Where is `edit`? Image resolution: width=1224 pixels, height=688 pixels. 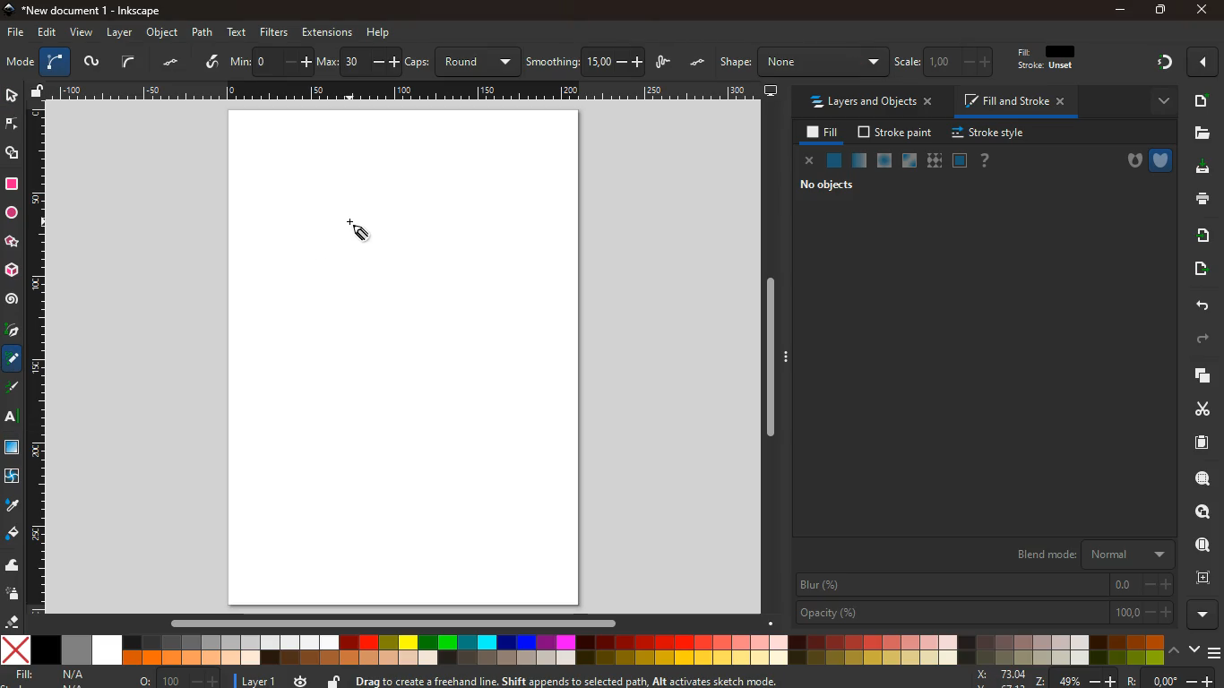
edit is located at coordinates (48, 32).